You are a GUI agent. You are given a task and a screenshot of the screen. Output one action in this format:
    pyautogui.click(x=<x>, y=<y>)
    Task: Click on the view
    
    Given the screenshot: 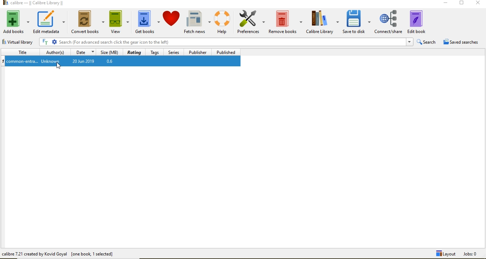 What is the action you would take?
    pyautogui.click(x=119, y=22)
    